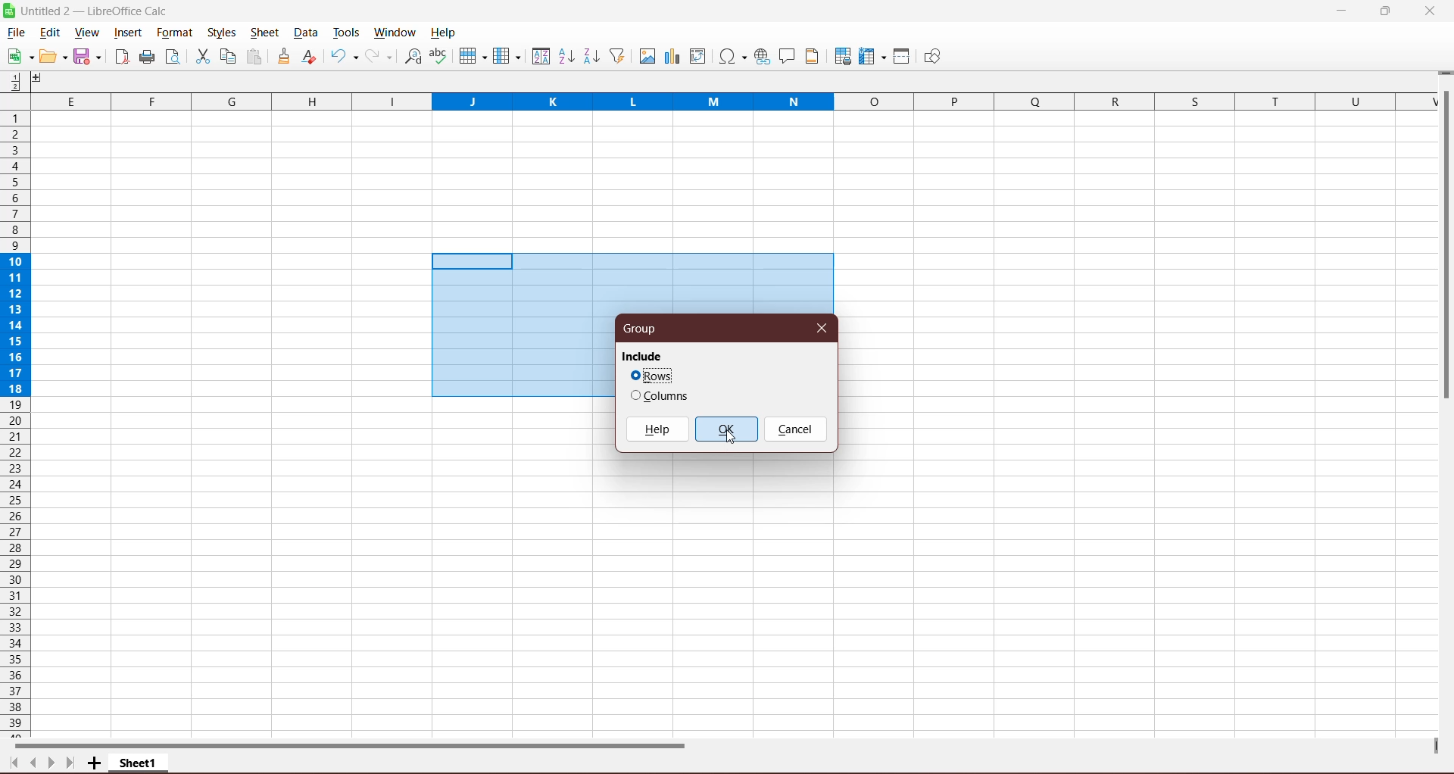 This screenshot has width=1454, height=774. What do you see at coordinates (902, 56) in the screenshot?
I see `Split Windows` at bounding box center [902, 56].